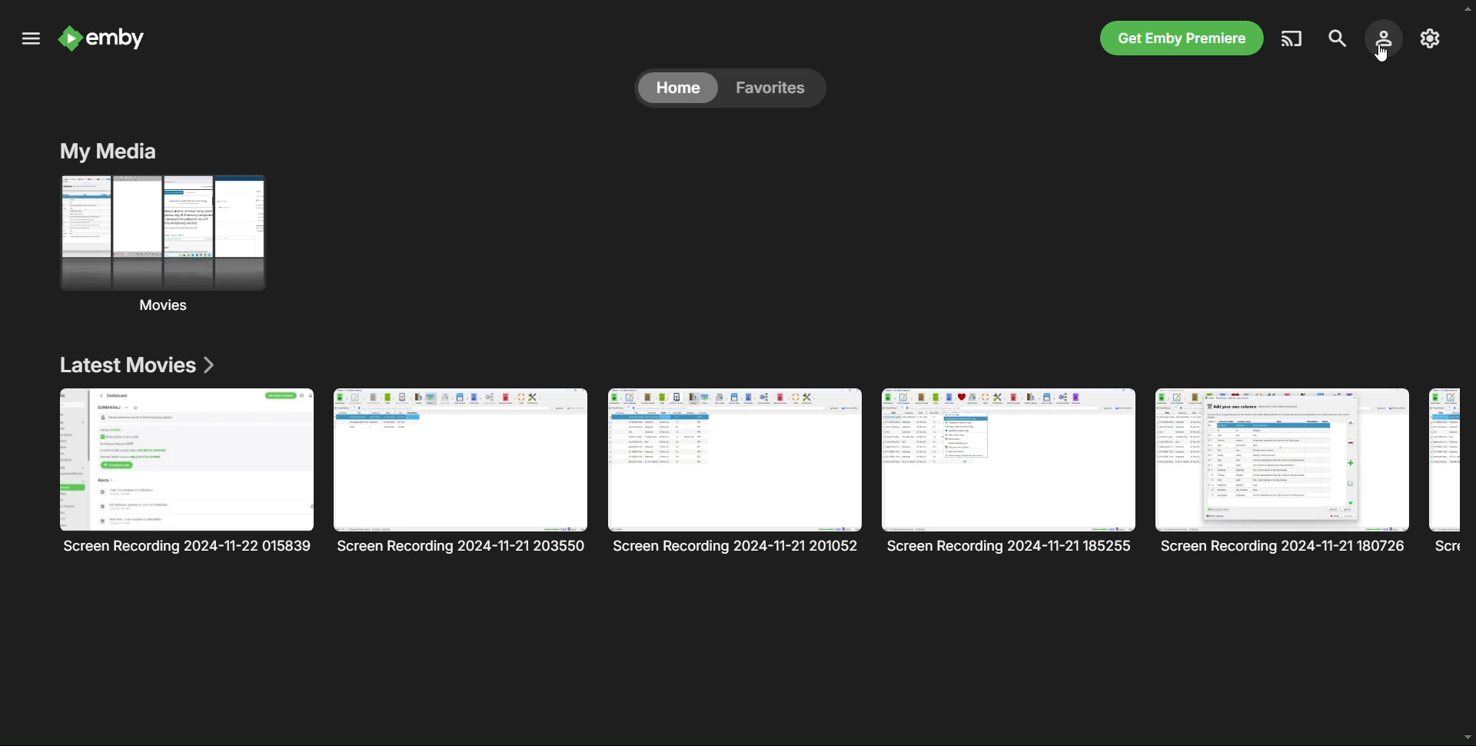 The width and height of the screenshot is (1476, 746). I want to click on play on another device, so click(1294, 38).